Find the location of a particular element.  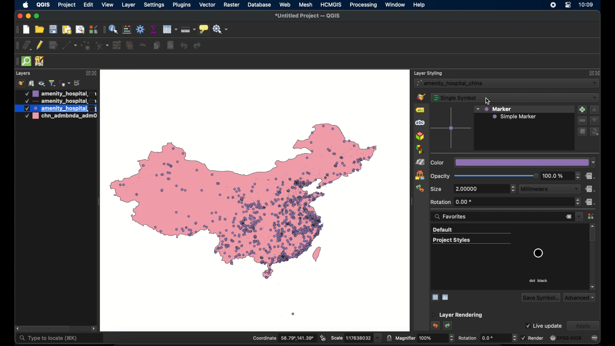

style manager is located at coordinates (20, 83).